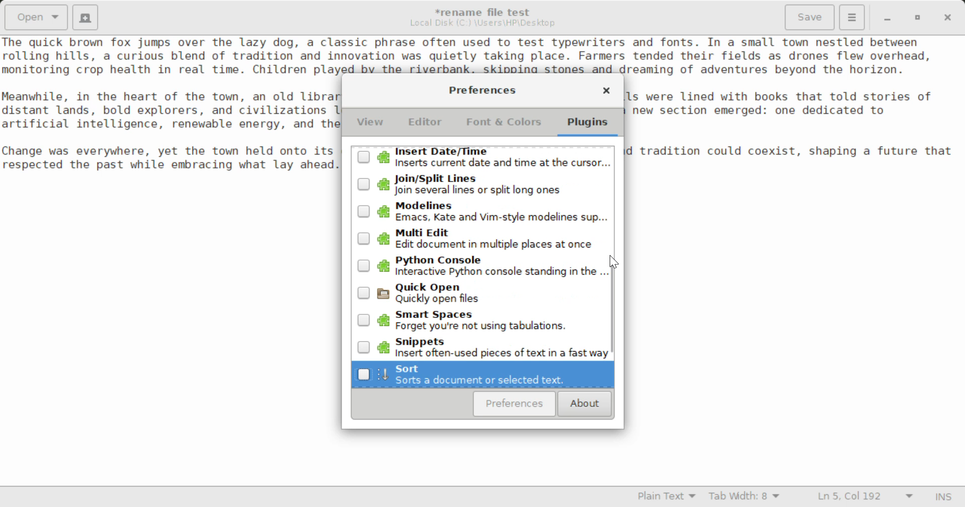 The image size is (965, 507). I want to click on Save, so click(811, 18).